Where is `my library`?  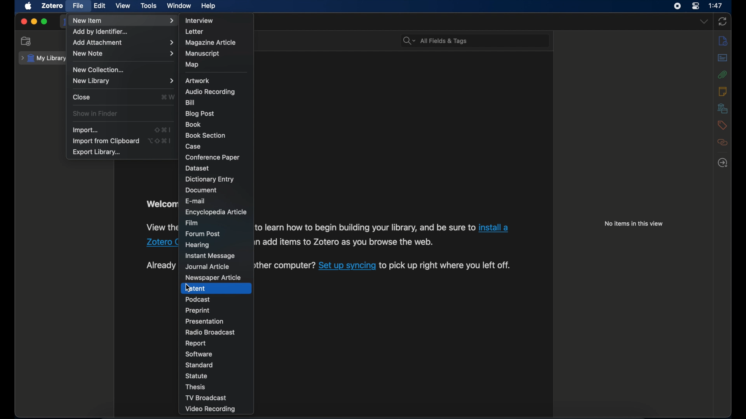 my library is located at coordinates (44, 58).